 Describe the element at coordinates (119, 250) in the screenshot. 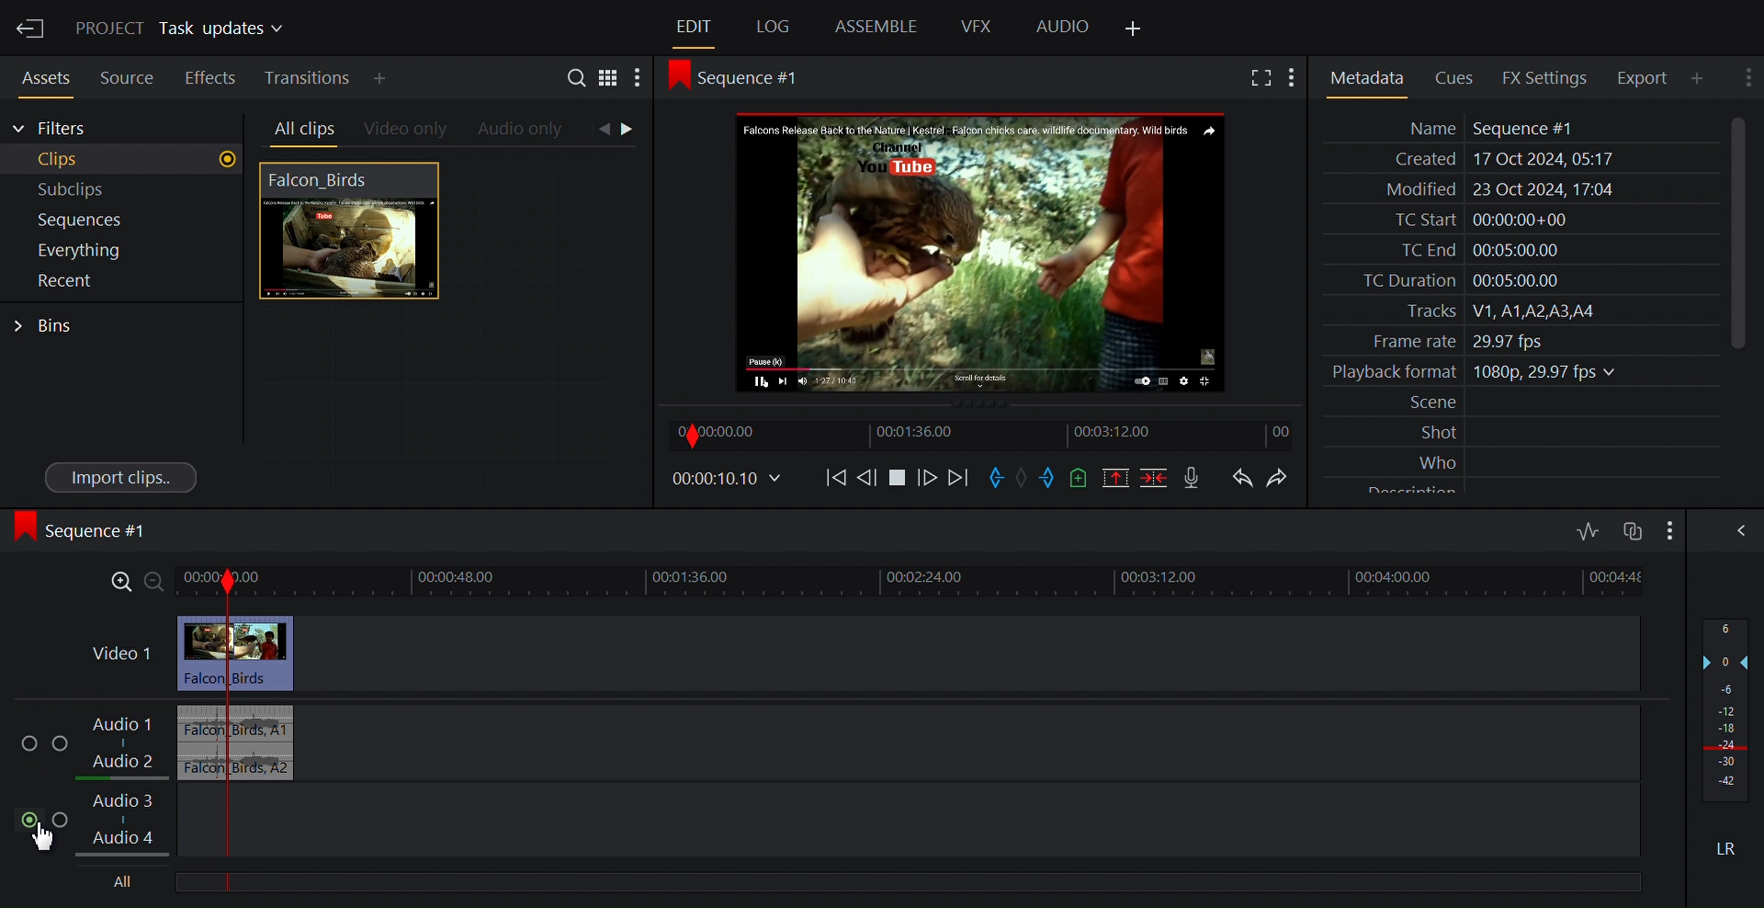

I see `Show everything in the current project` at that location.